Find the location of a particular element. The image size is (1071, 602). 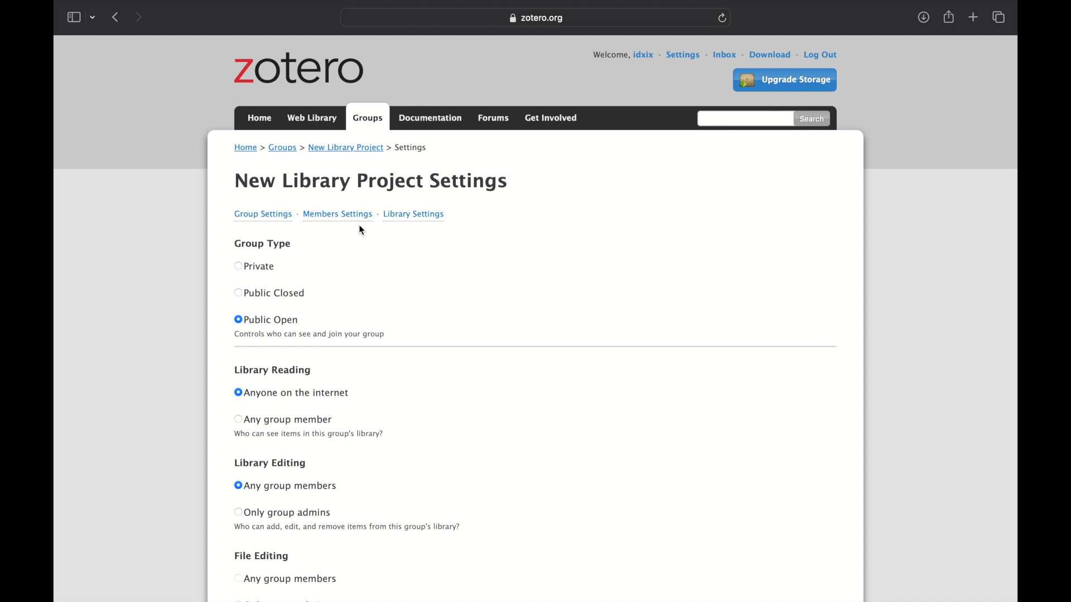

search bar is located at coordinates (744, 118).